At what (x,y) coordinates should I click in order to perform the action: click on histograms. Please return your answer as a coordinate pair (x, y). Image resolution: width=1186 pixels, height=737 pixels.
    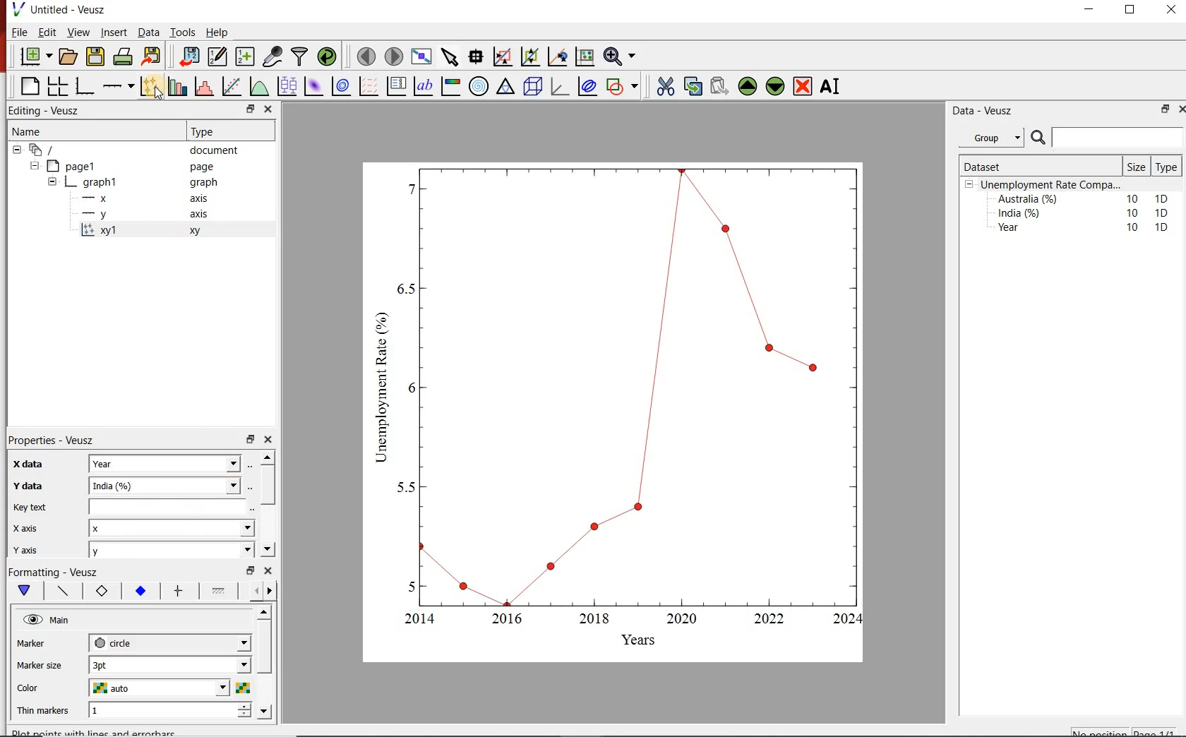
    Looking at the image, I should click on (203, 86).